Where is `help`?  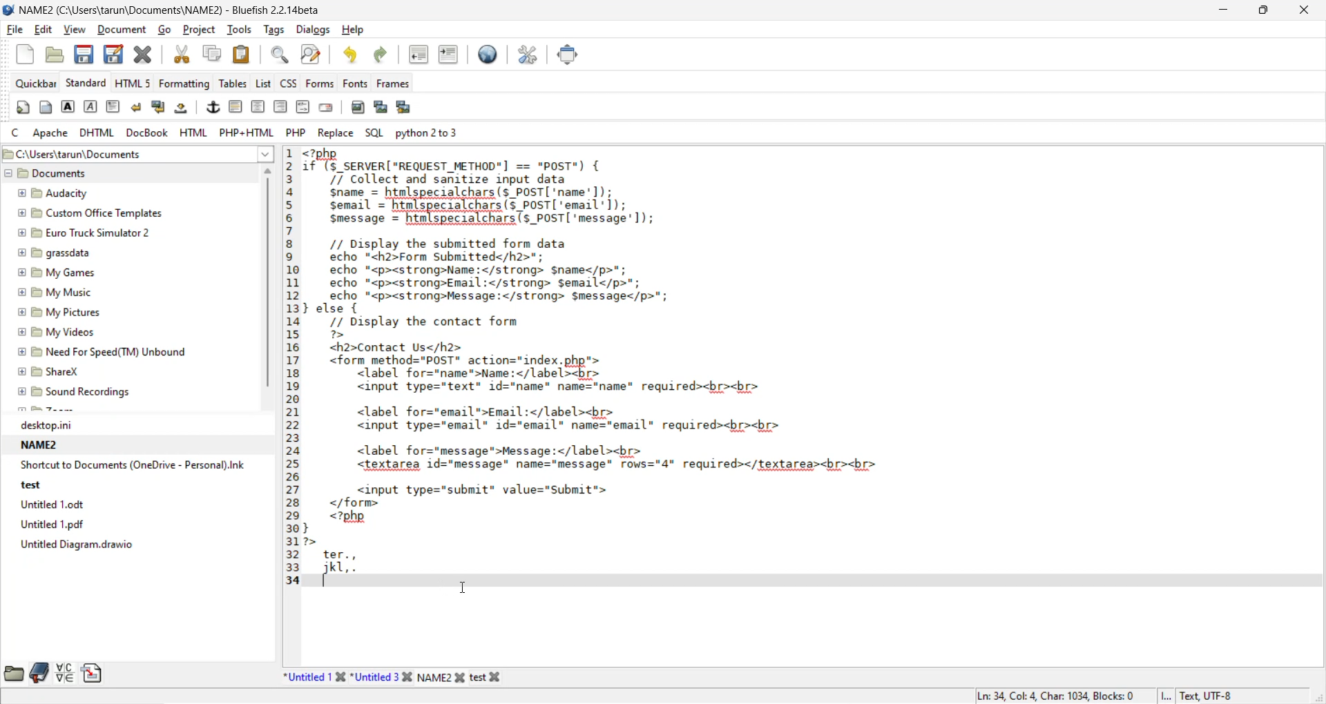
help is located at coordinates (356, 31).